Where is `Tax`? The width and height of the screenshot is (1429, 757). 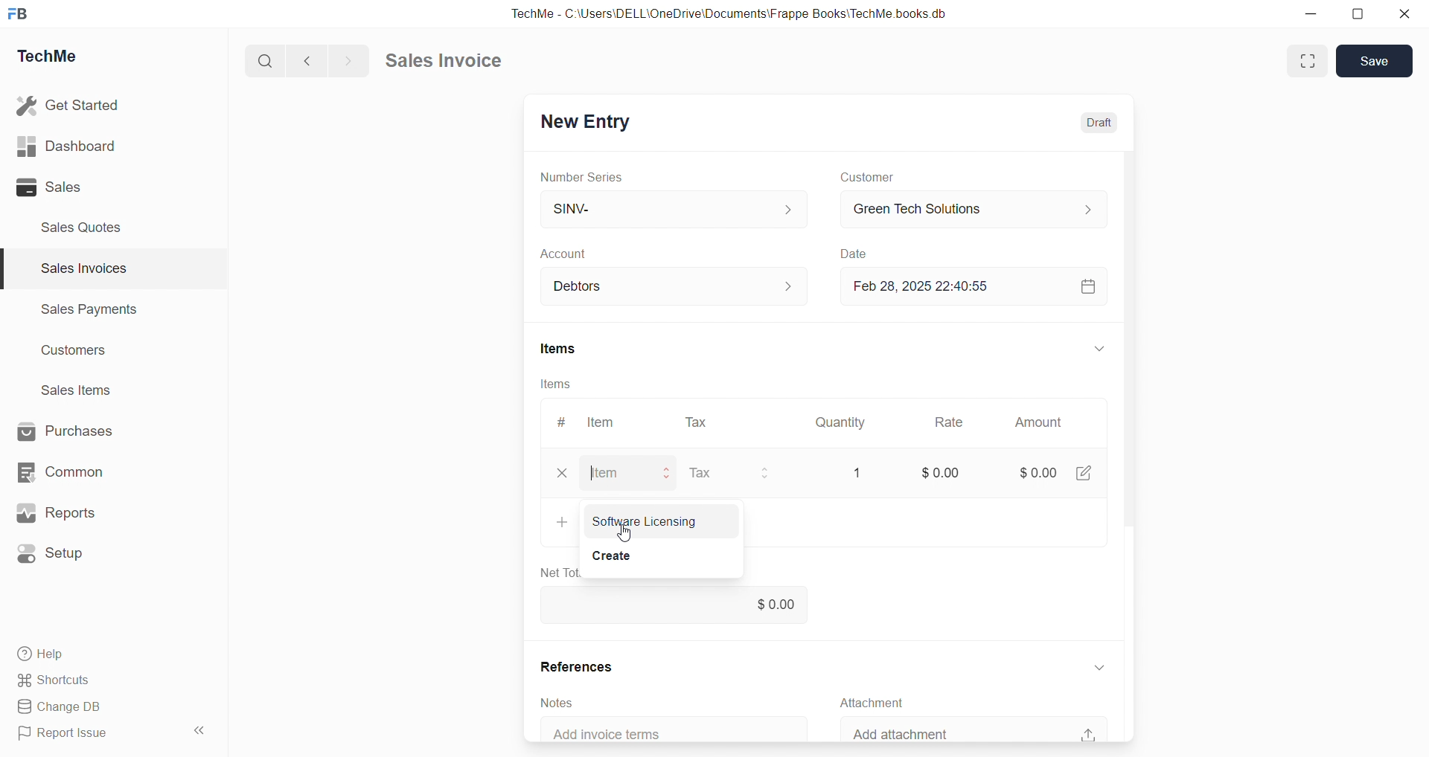 Tax is located at coordinates (700, 473).